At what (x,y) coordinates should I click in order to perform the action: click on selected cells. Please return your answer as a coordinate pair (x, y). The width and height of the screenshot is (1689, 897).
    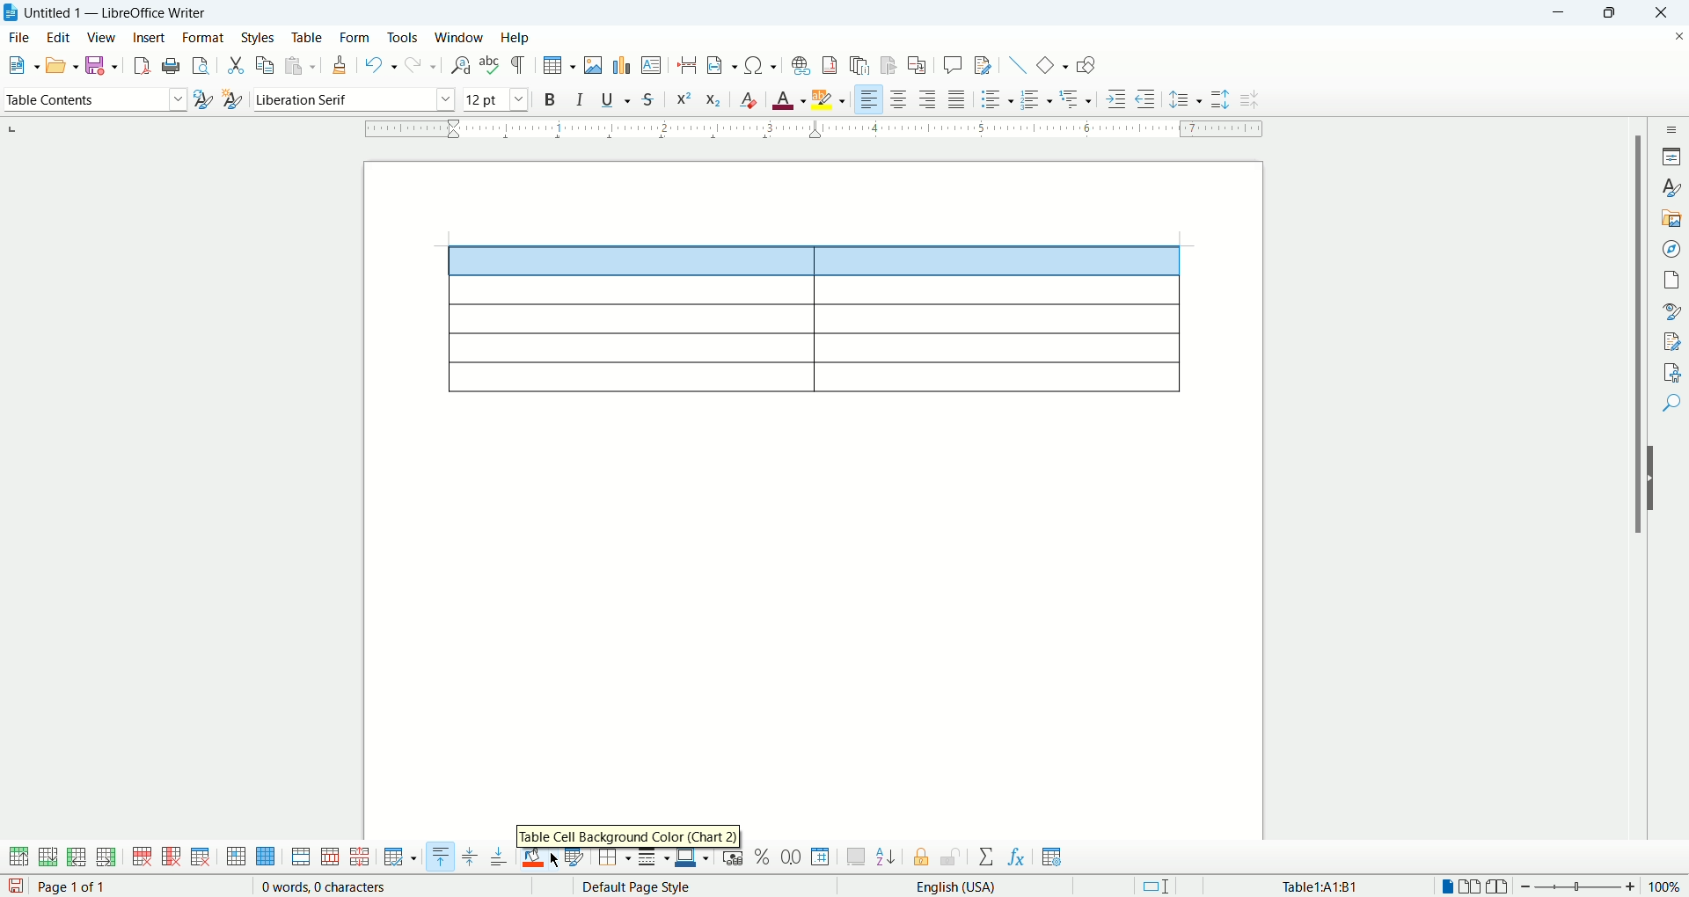
    Looking at the image, I should click on (815, 261).